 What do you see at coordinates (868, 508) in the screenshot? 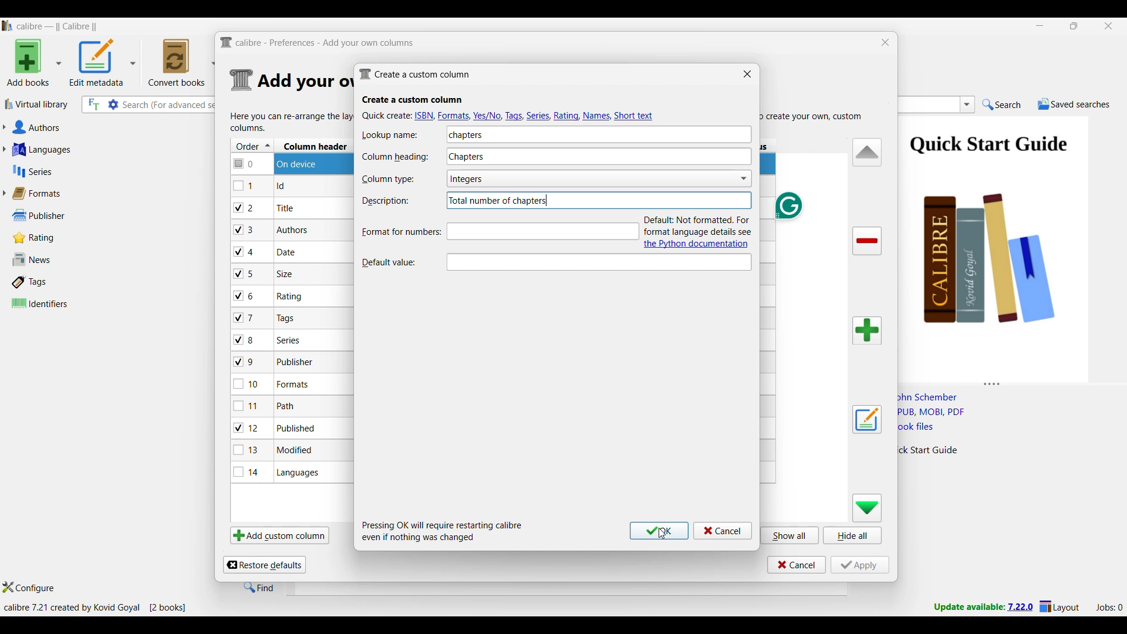
I see `Move row down` at bounding box center [868, 508].